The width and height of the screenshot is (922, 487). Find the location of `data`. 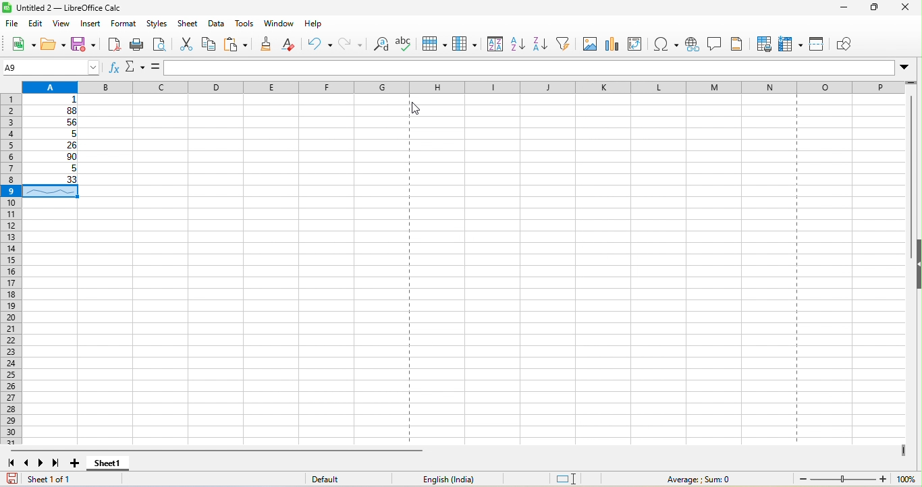

data is located at coordinates (217, 24).